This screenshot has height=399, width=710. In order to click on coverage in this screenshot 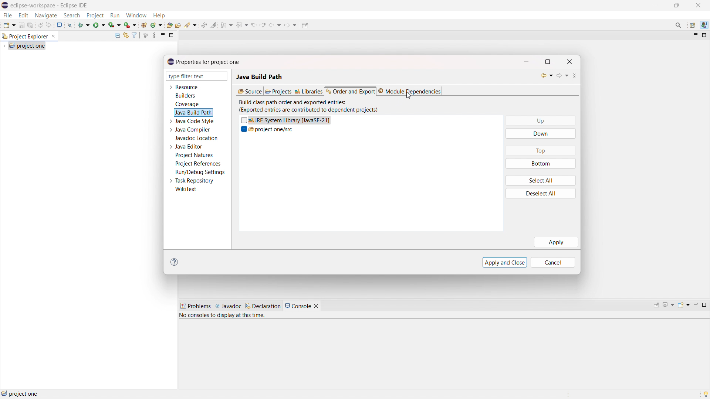, I will do `click(187, 104)`.